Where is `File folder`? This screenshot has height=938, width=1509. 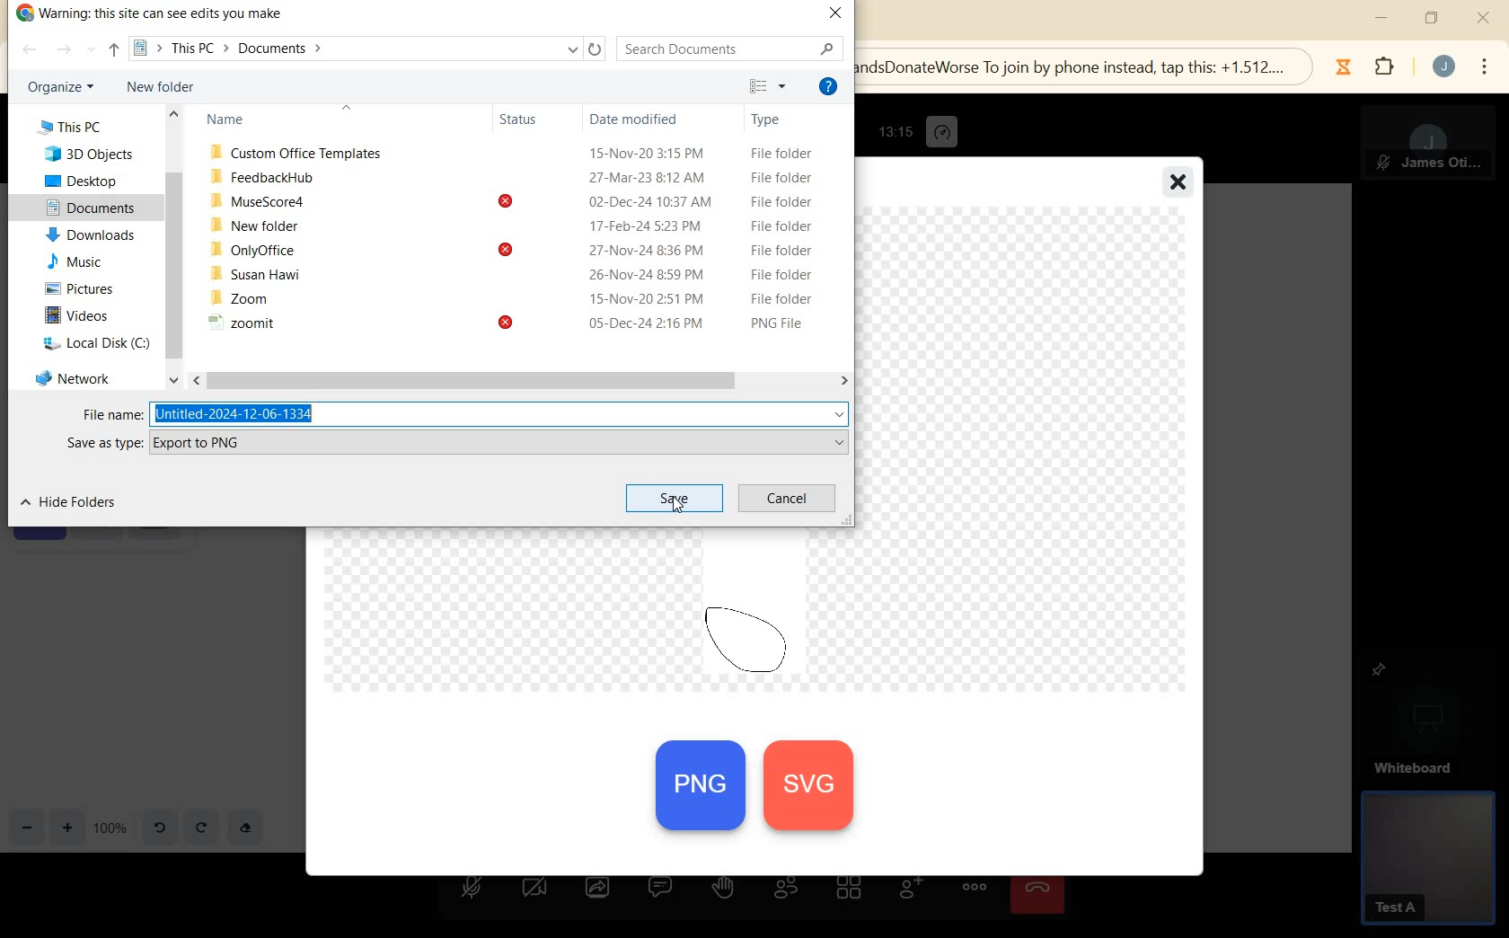
File folder is located at coordinates (784, 153).